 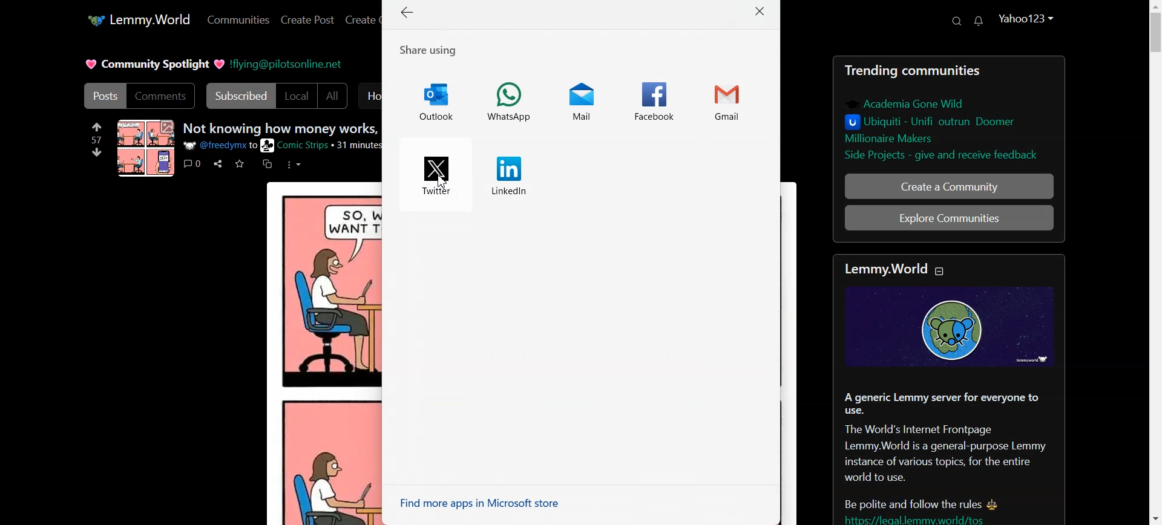 What do you see at coordinates (191, 163) in the screenshot?
I see `Comments` at bounding box center [191, 163].